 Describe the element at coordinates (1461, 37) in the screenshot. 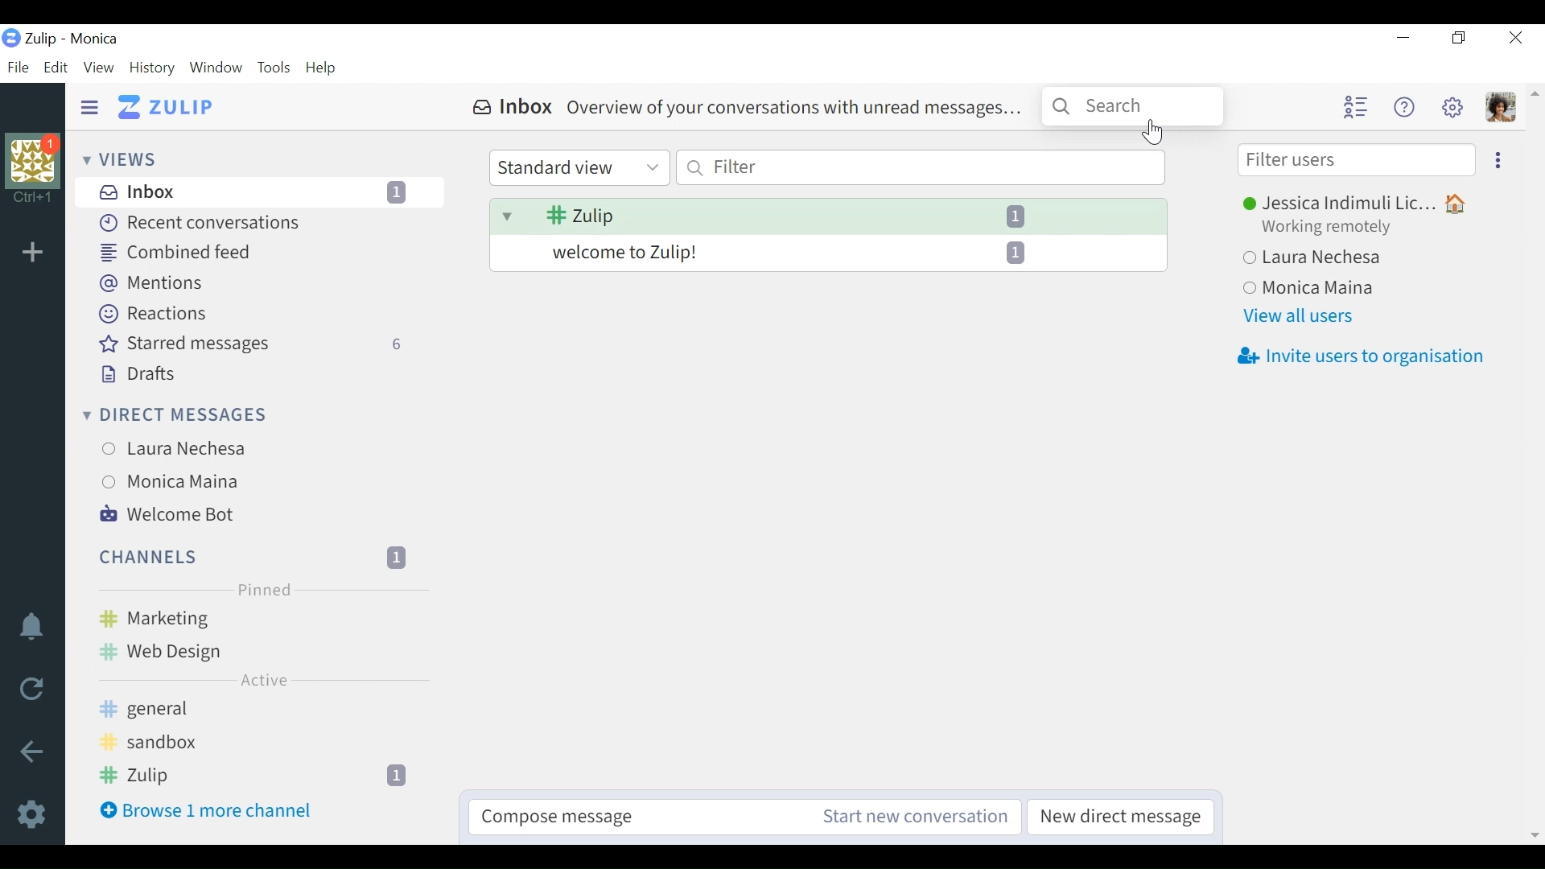

I see `Restore` at that location.